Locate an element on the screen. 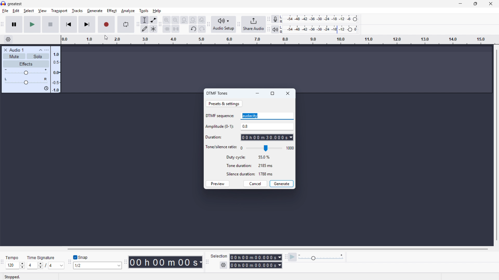 Image resolution: width=499 pixels, height=280 pixels. recording level is located at coordinates (321, 19).